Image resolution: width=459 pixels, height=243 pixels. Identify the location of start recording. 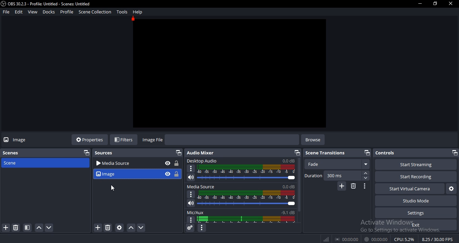
(413, 177).